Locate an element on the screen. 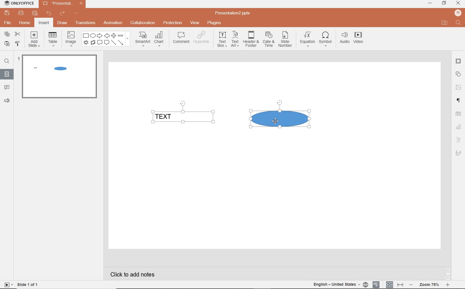 The width and height of the screenshot is (465, 289). save is located at coordinates (6, 13).